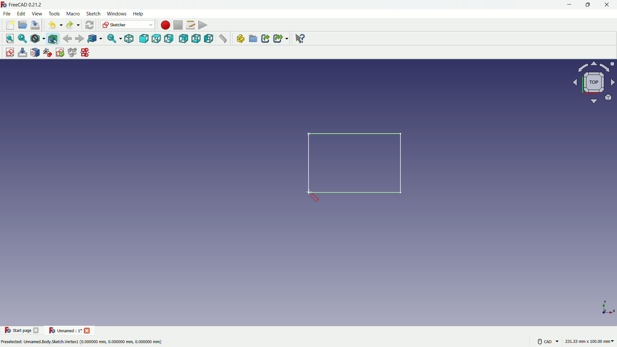 The width and height of the screenshot is (617, 347). I want to click on tools menu, so click(54, 13).